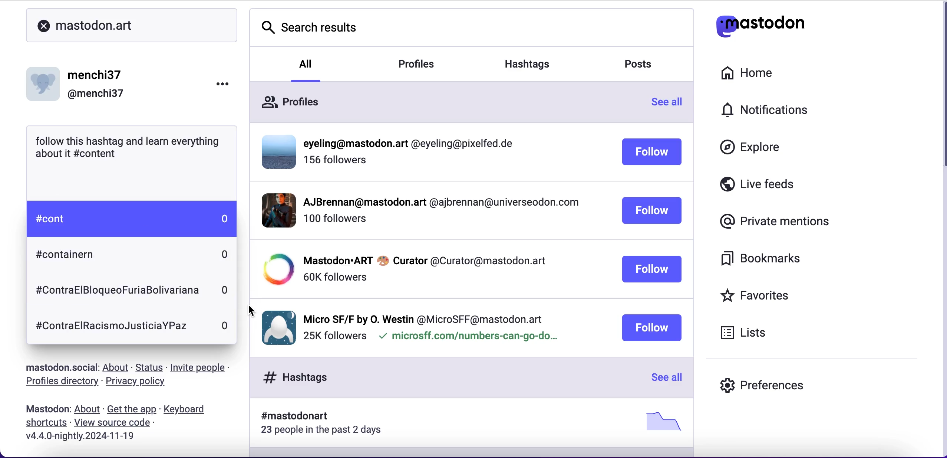  What do you see at coordinates (224, 291) in the screenshot?
I see `0` at bounding box center [224, 291].